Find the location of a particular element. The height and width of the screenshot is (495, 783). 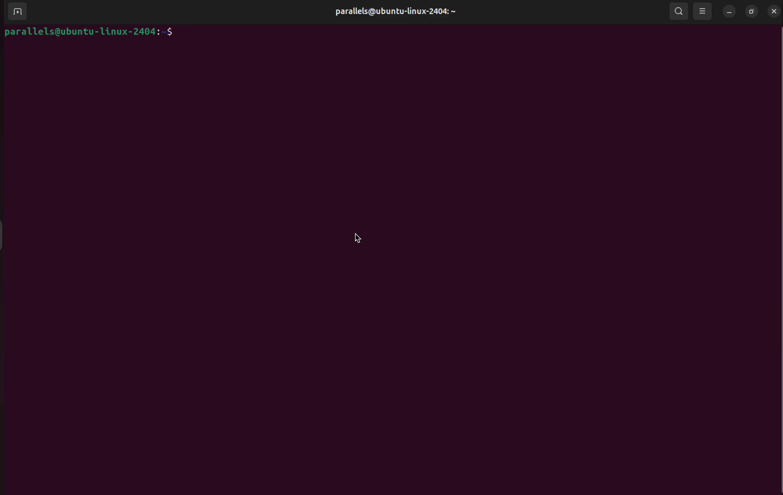

search is located at coordinates (680, 11).